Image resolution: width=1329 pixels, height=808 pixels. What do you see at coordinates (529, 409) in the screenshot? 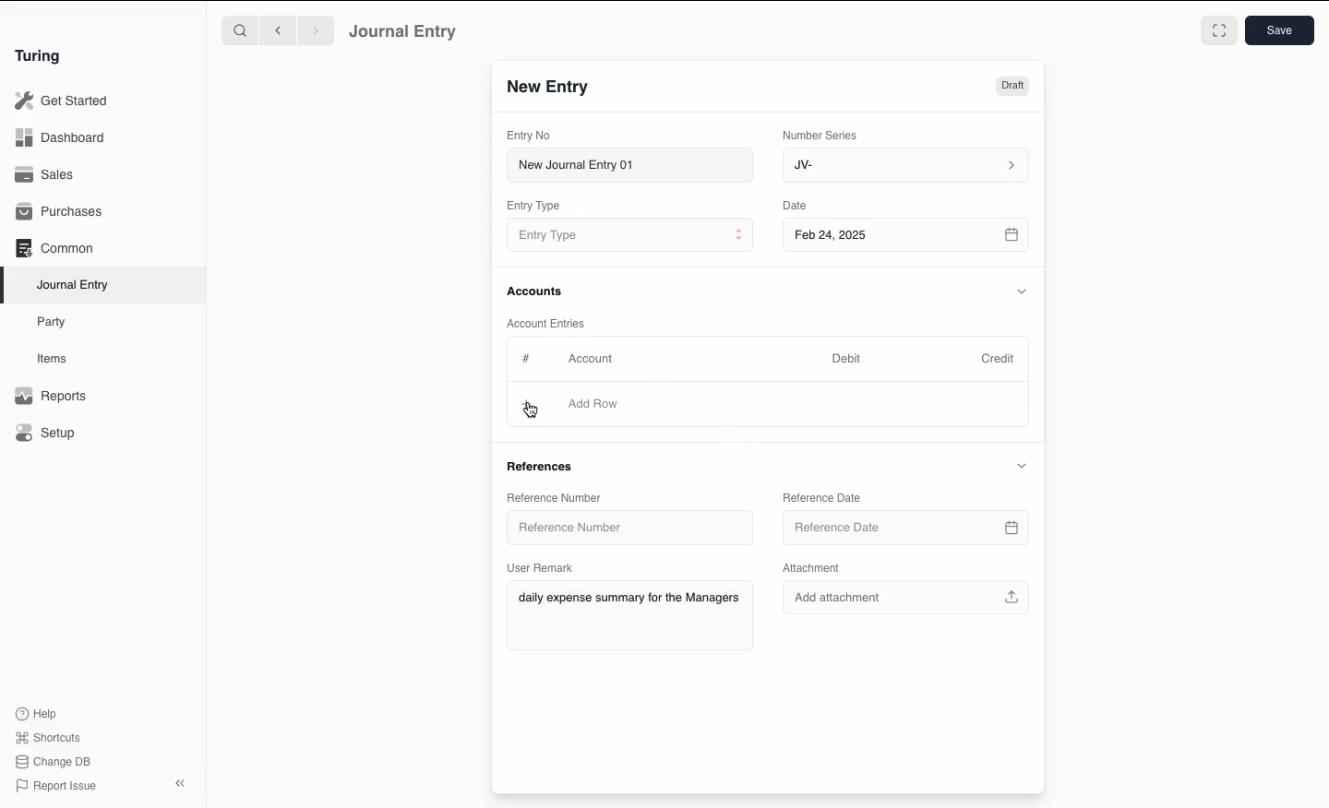
I see `cursor` at bounding box center [529, 409].